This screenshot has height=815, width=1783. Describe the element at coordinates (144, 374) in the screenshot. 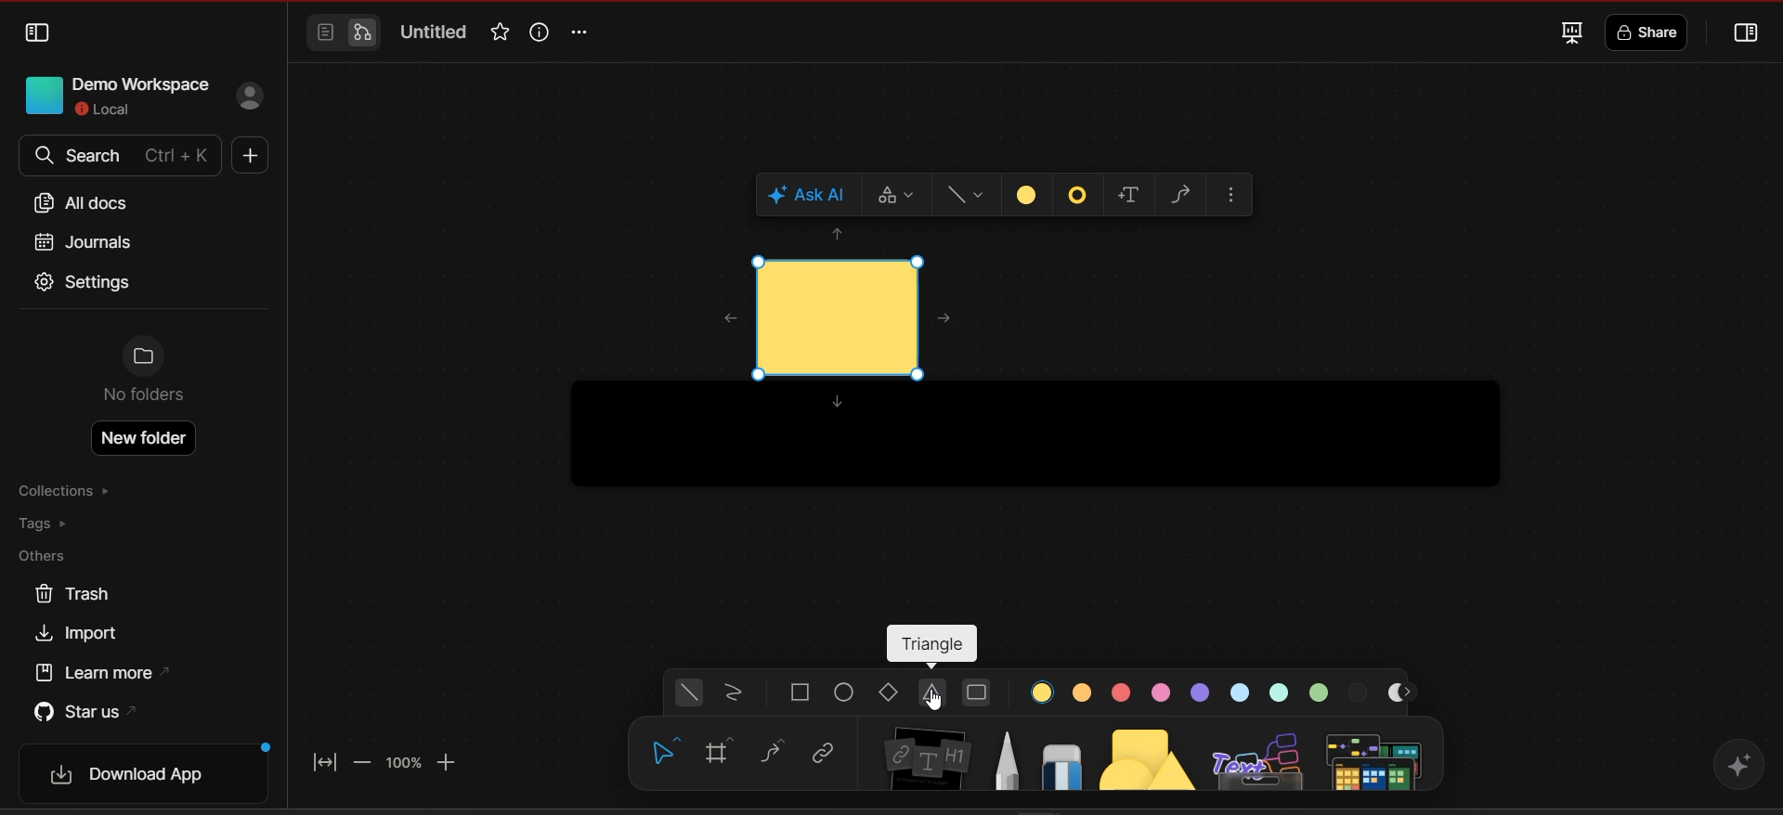

I see `No folders` at that location.